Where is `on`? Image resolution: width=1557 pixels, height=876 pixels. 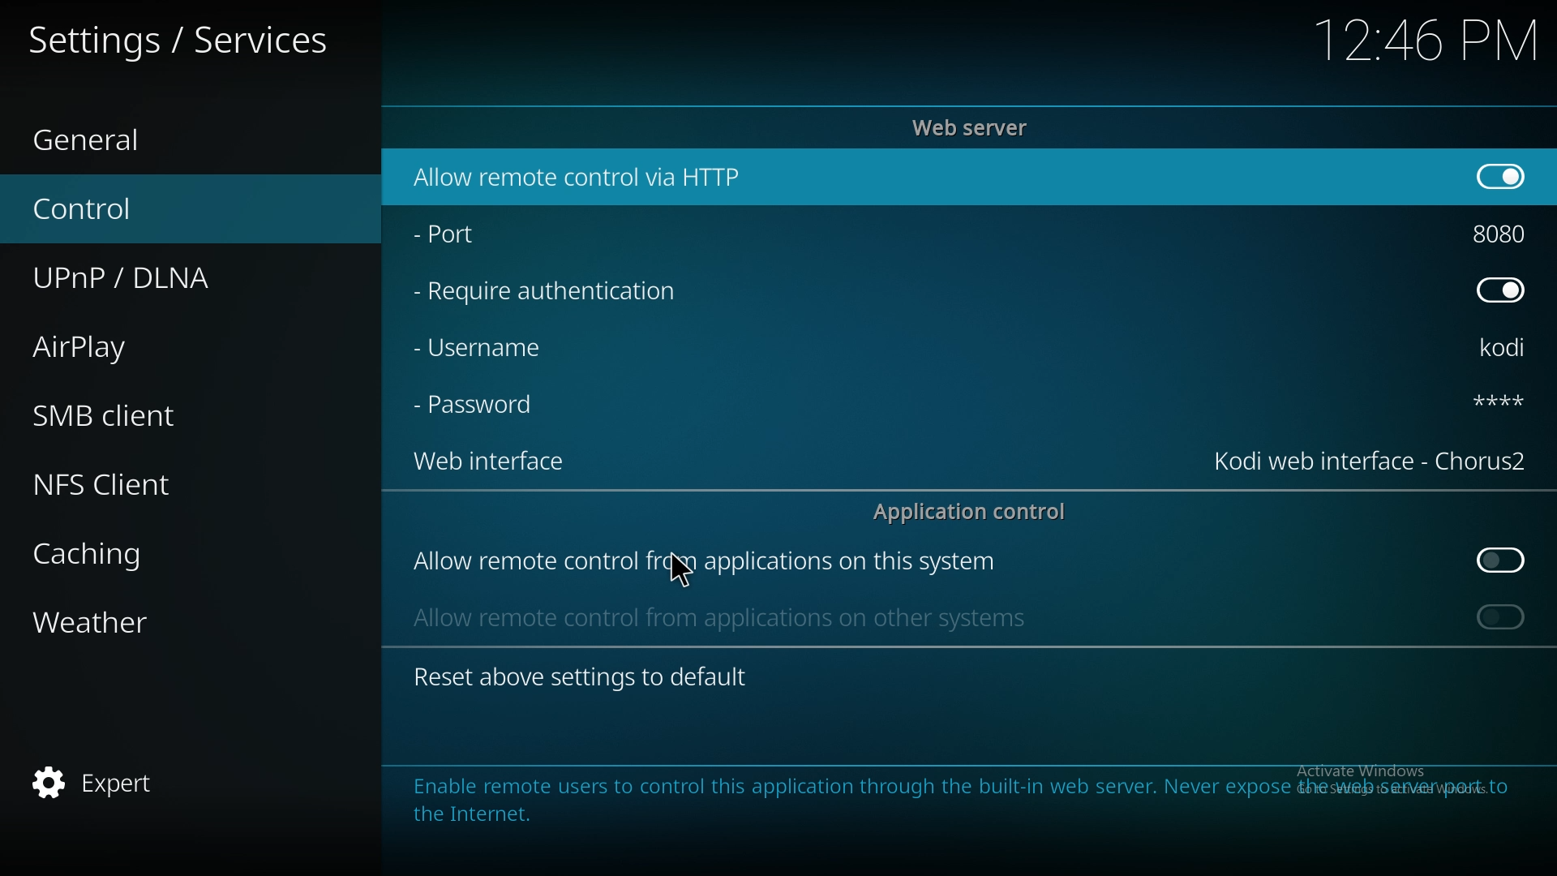
on is located at coordinates (1501, 616).